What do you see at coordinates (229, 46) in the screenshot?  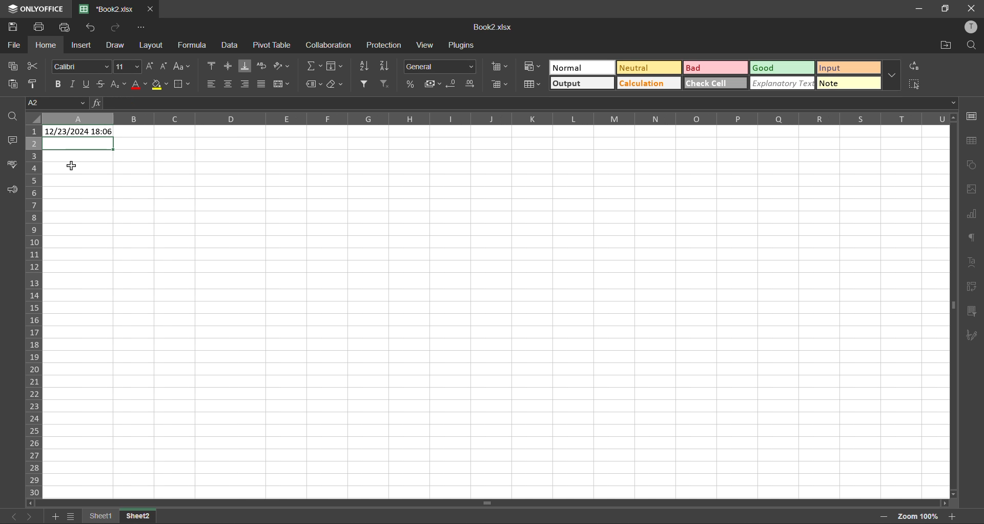 I see `data` at bounding box center [229, 46].